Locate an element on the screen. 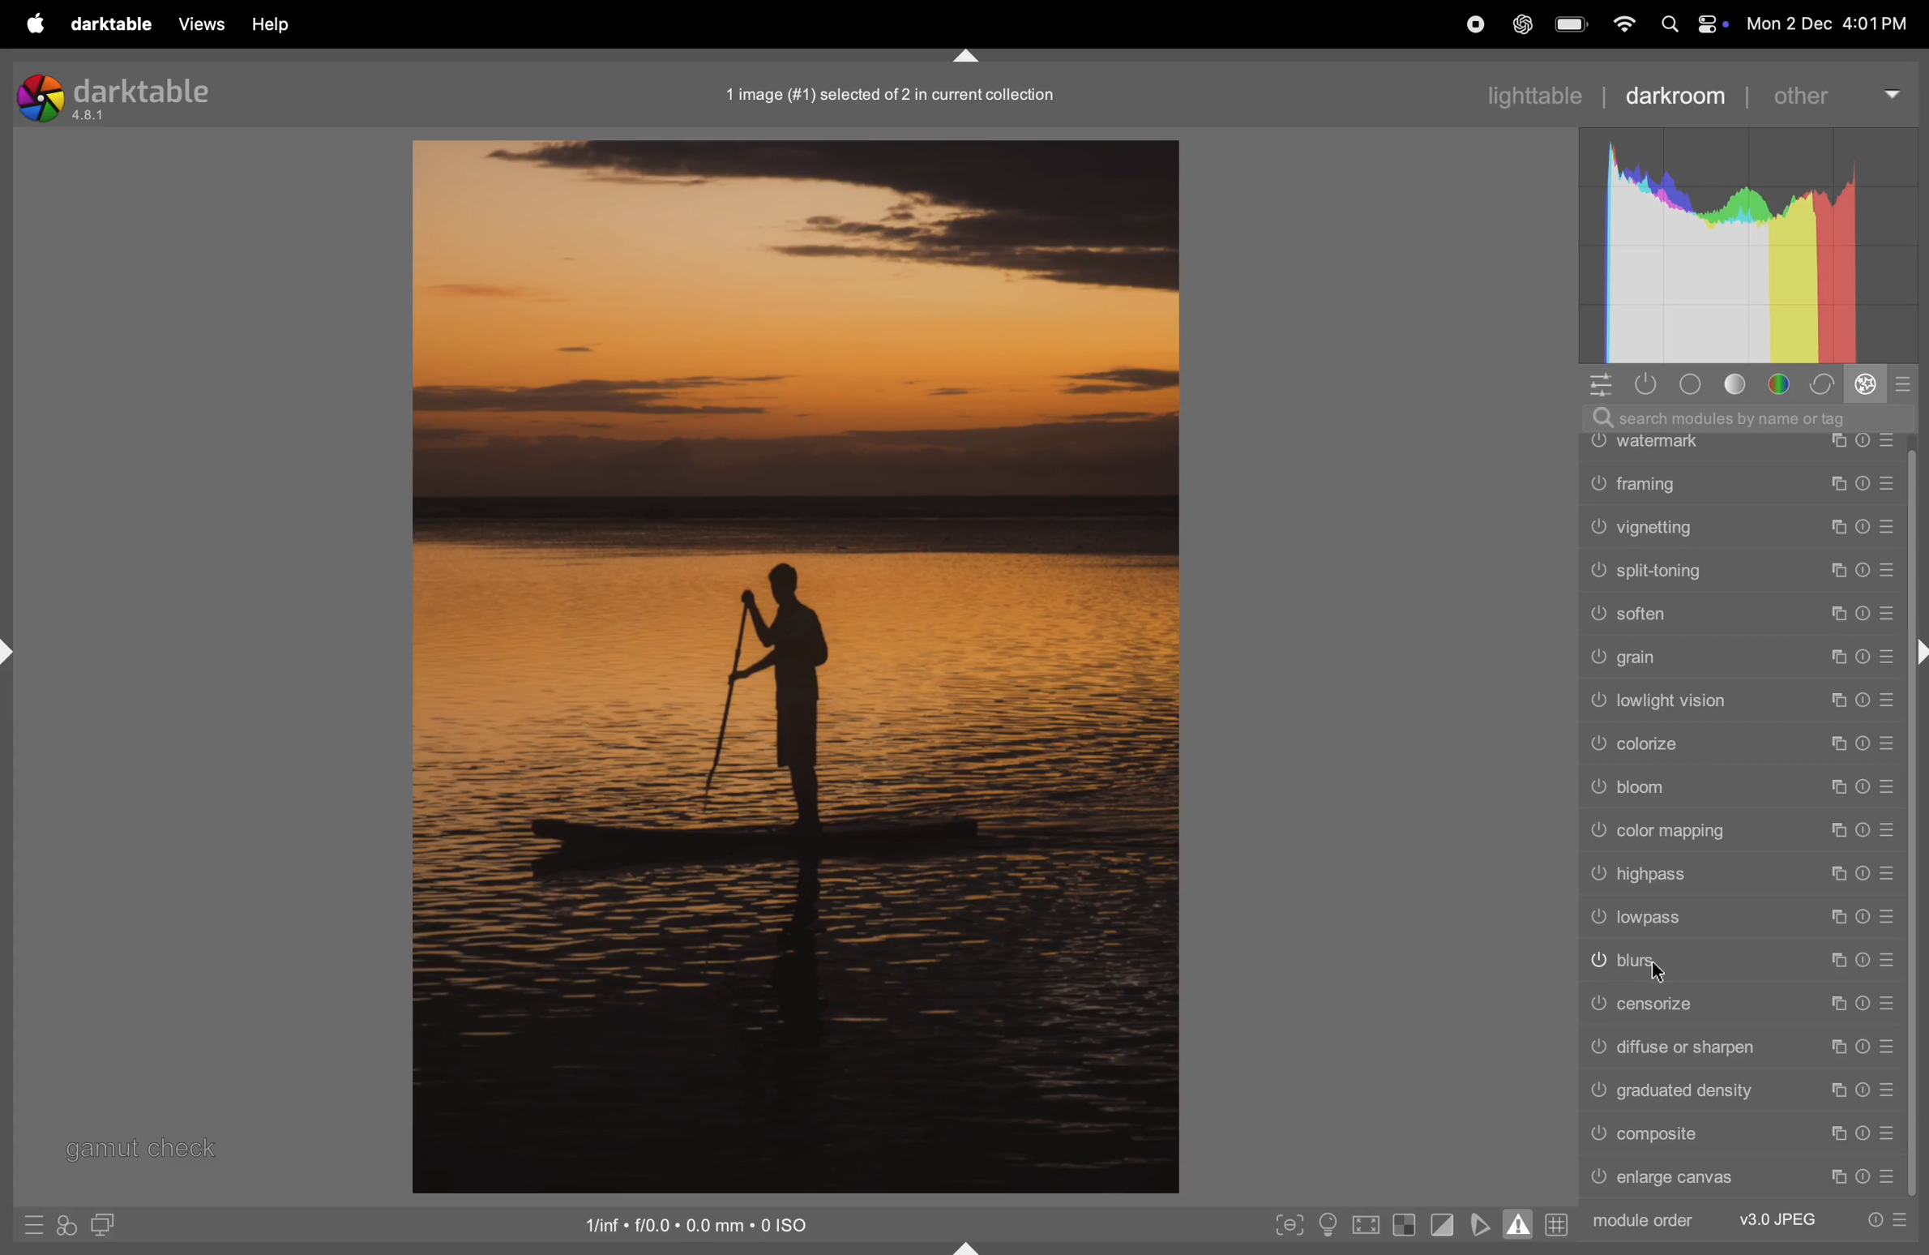 The height and width of the screenshot is (1255, 1929). effect is located at coordinates (1869, 384).